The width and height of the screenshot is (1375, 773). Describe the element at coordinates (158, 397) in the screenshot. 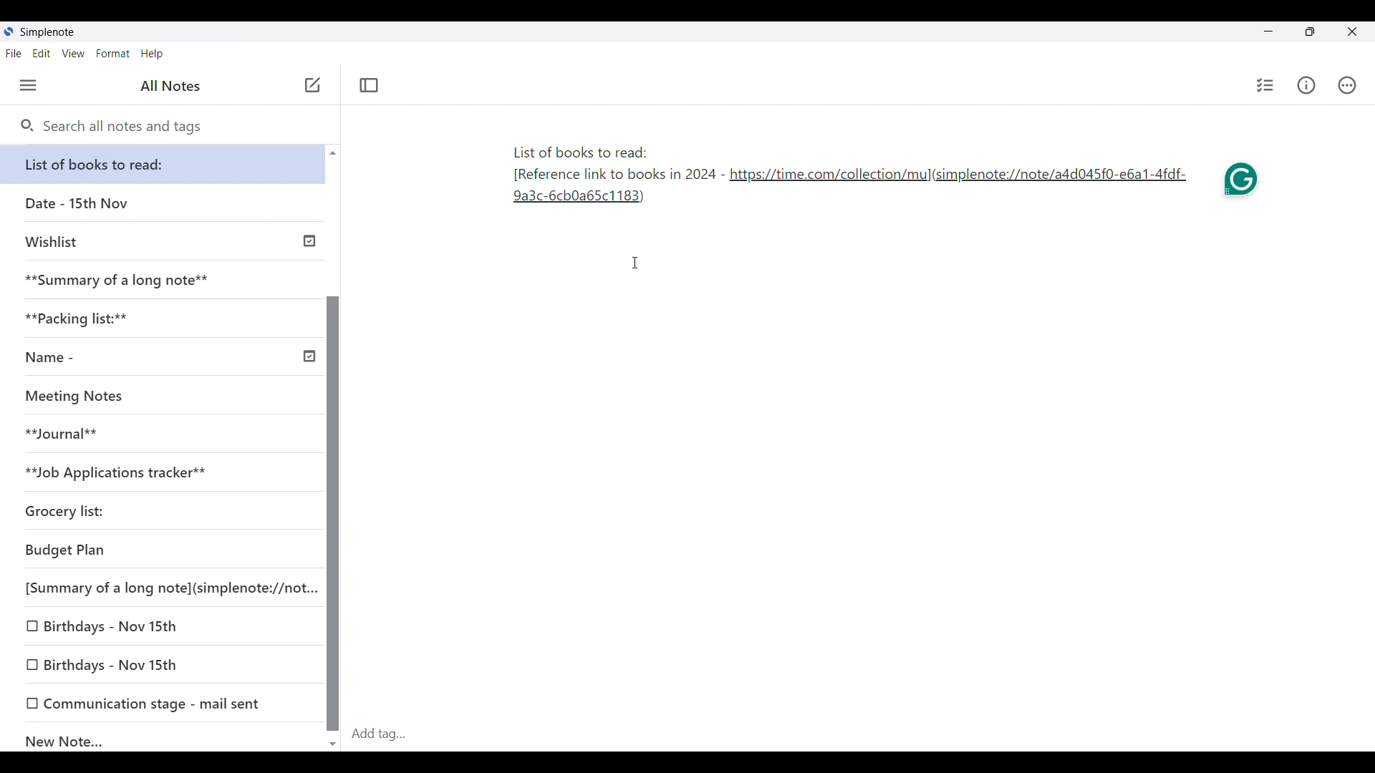

I see `Meeting Notes` at that location.